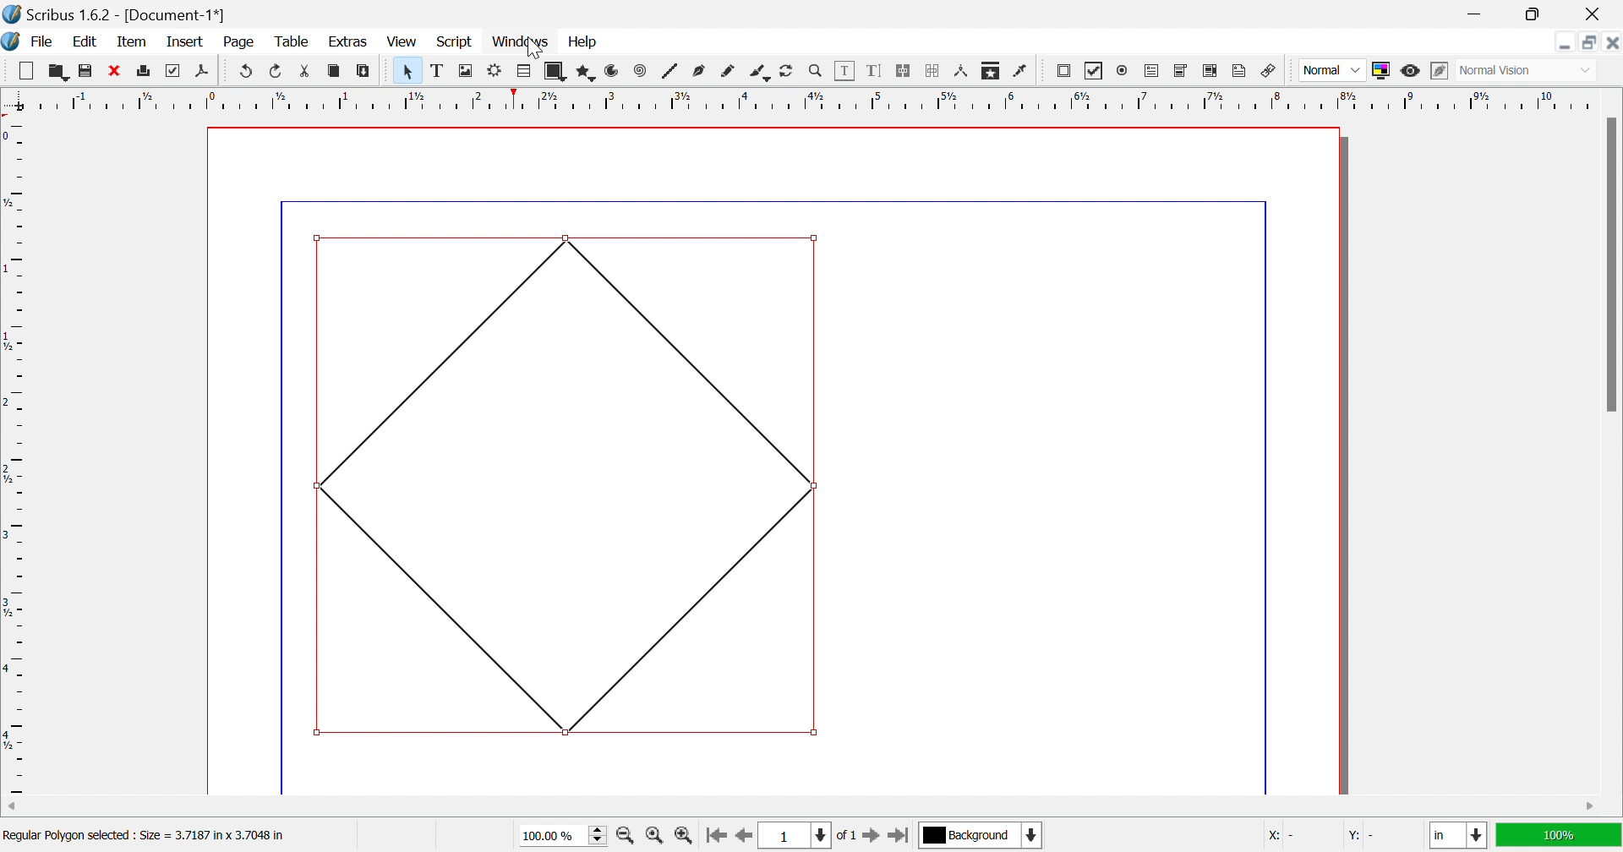 The height and width of the screenshot is (852, 1623). Describe the element at coordinates (1066, 70) in the screenshot. I see `PDF push button` at that location.